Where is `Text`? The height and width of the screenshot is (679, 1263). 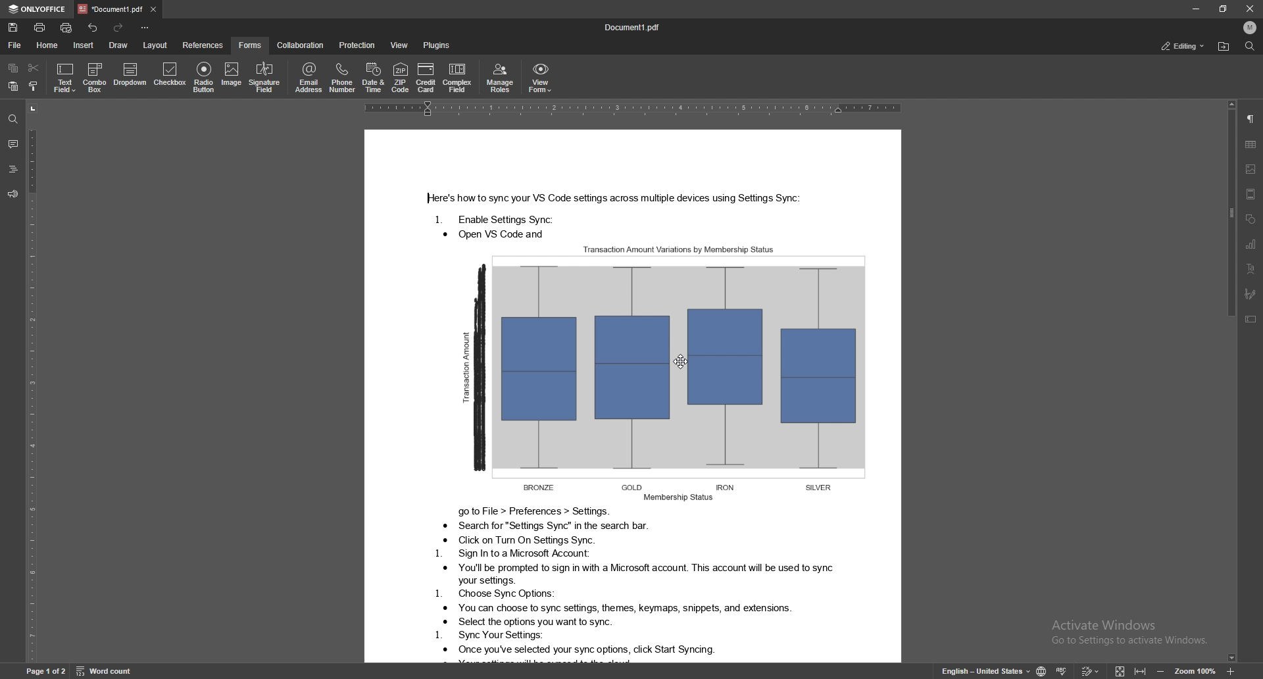
Text is located at coordinates (633, 186).